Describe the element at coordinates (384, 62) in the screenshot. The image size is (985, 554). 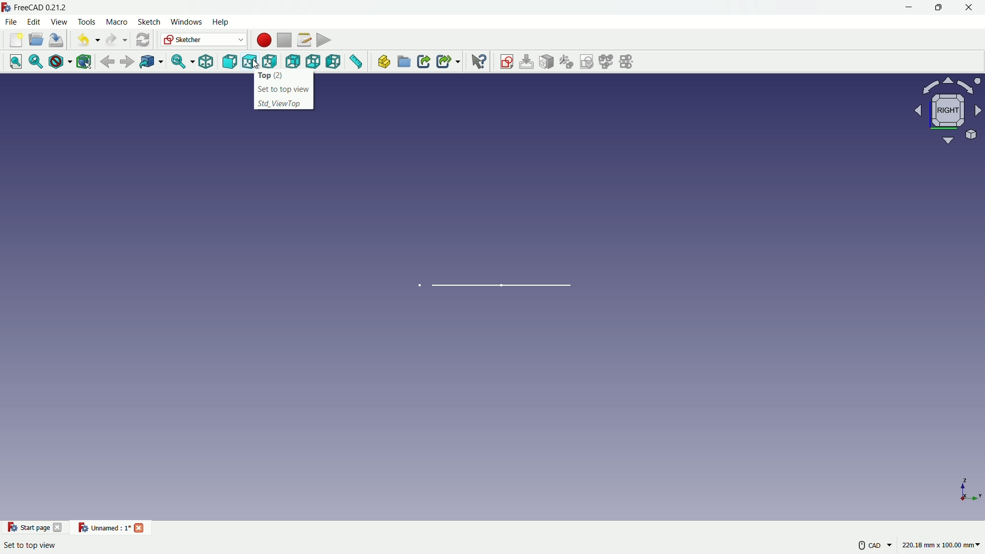
I see `create part` at that location.